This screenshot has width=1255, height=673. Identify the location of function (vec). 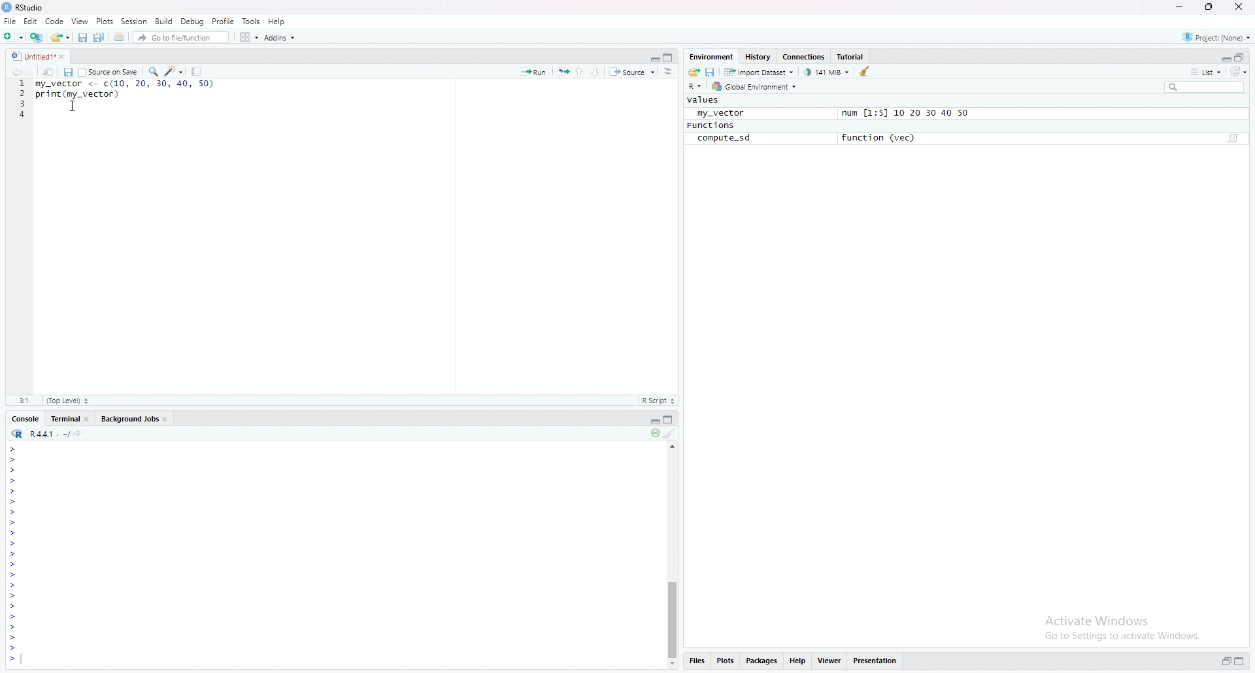
(882, 137).